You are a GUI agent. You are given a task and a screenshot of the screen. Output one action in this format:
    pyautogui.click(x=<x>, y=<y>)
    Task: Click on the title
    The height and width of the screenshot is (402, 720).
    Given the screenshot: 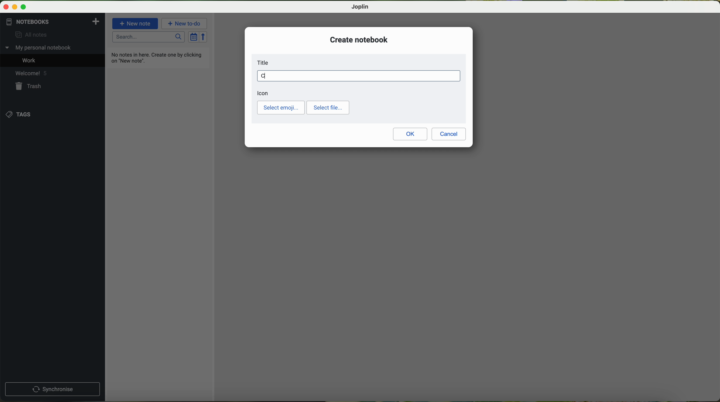 What is the action you would take?
    pyautogui.click(x=264, y=63)
    